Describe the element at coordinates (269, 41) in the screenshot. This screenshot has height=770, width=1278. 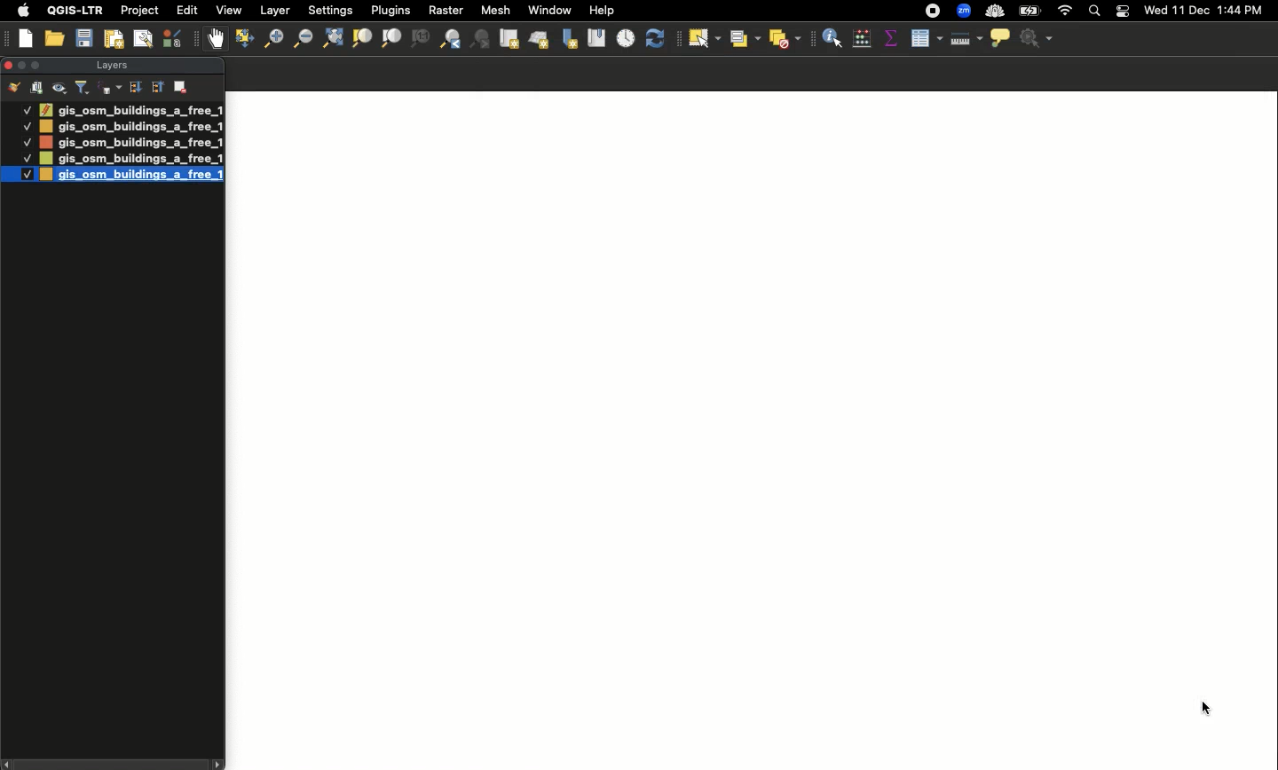
I see `Zoom out` at that location.